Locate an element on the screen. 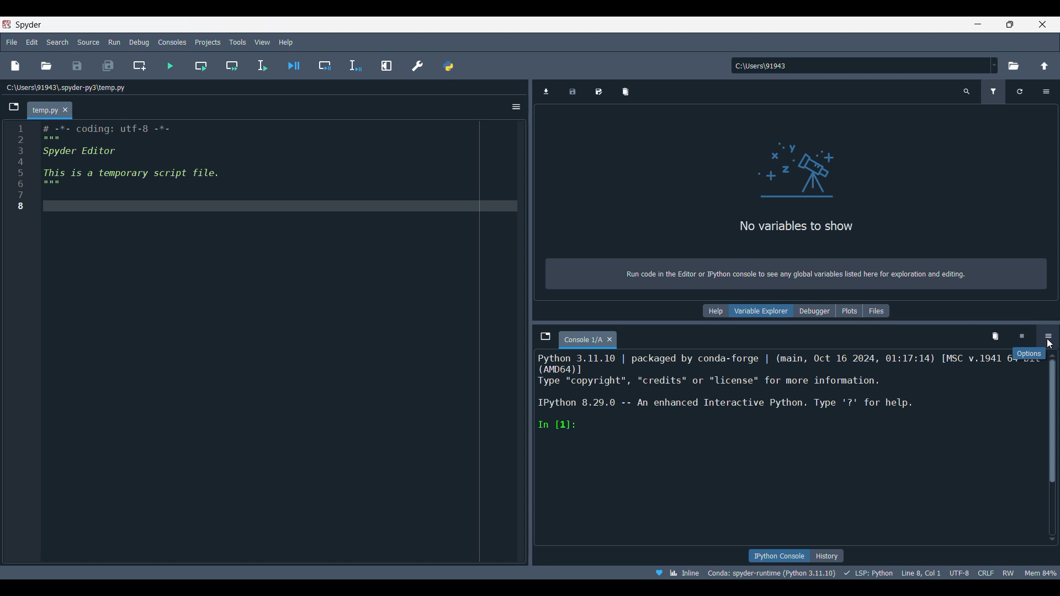 The height and width of the screenshot is (596, 1060). Close tab  is located at coordinates (65, 110).